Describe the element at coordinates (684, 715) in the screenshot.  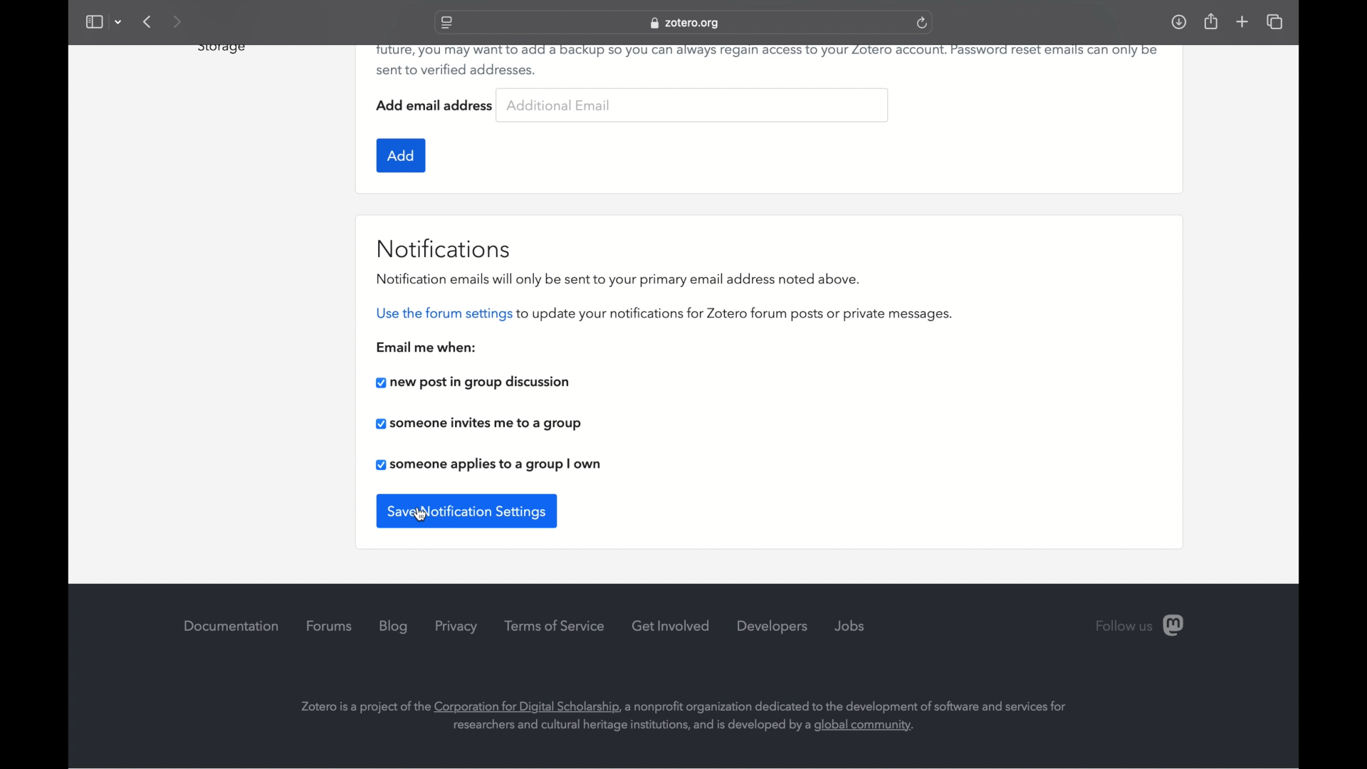
I see `zotero company's background` at that location.